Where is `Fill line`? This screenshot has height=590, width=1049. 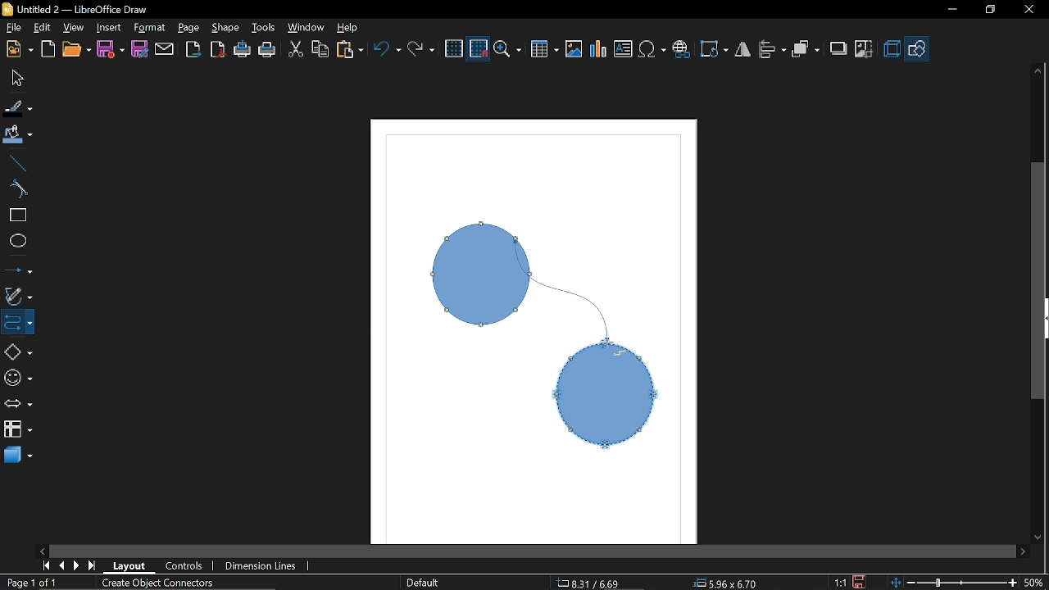 Fill line is located at coordinates (19, 108).